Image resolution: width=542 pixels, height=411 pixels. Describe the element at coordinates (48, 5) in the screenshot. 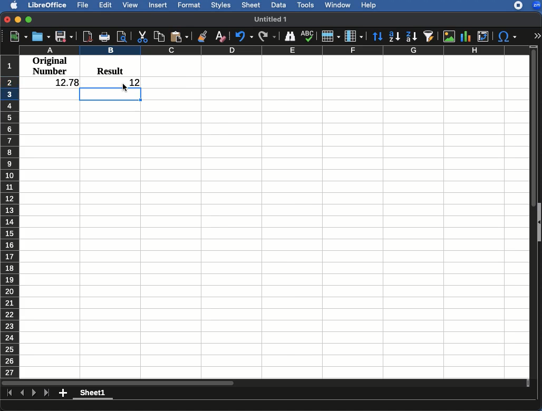

I see `LibreOffice` at that location.